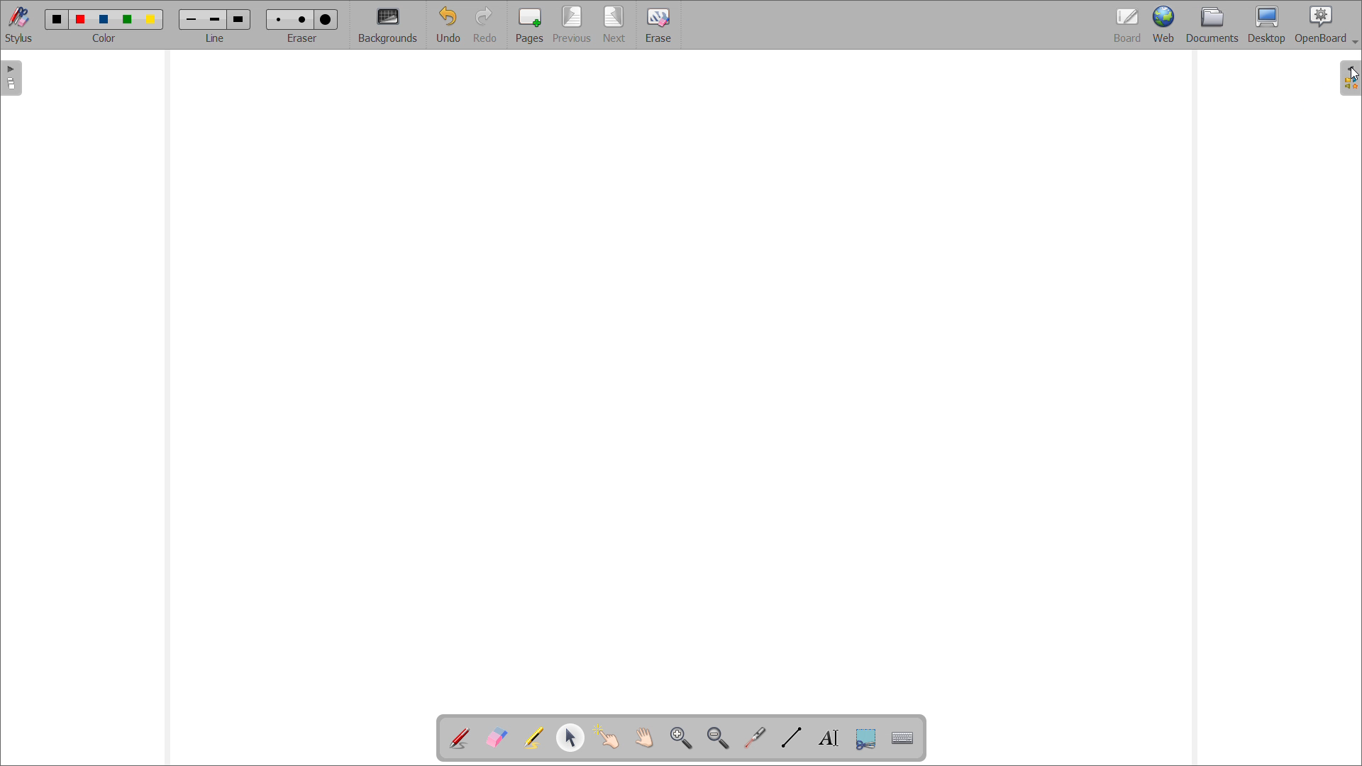 Image resolution: width=1362 pixels, height=766 pixels. What do you see at coordinates (129, 19) in the screenshot?
I see `Color 4` at bounding box center [129, 19].